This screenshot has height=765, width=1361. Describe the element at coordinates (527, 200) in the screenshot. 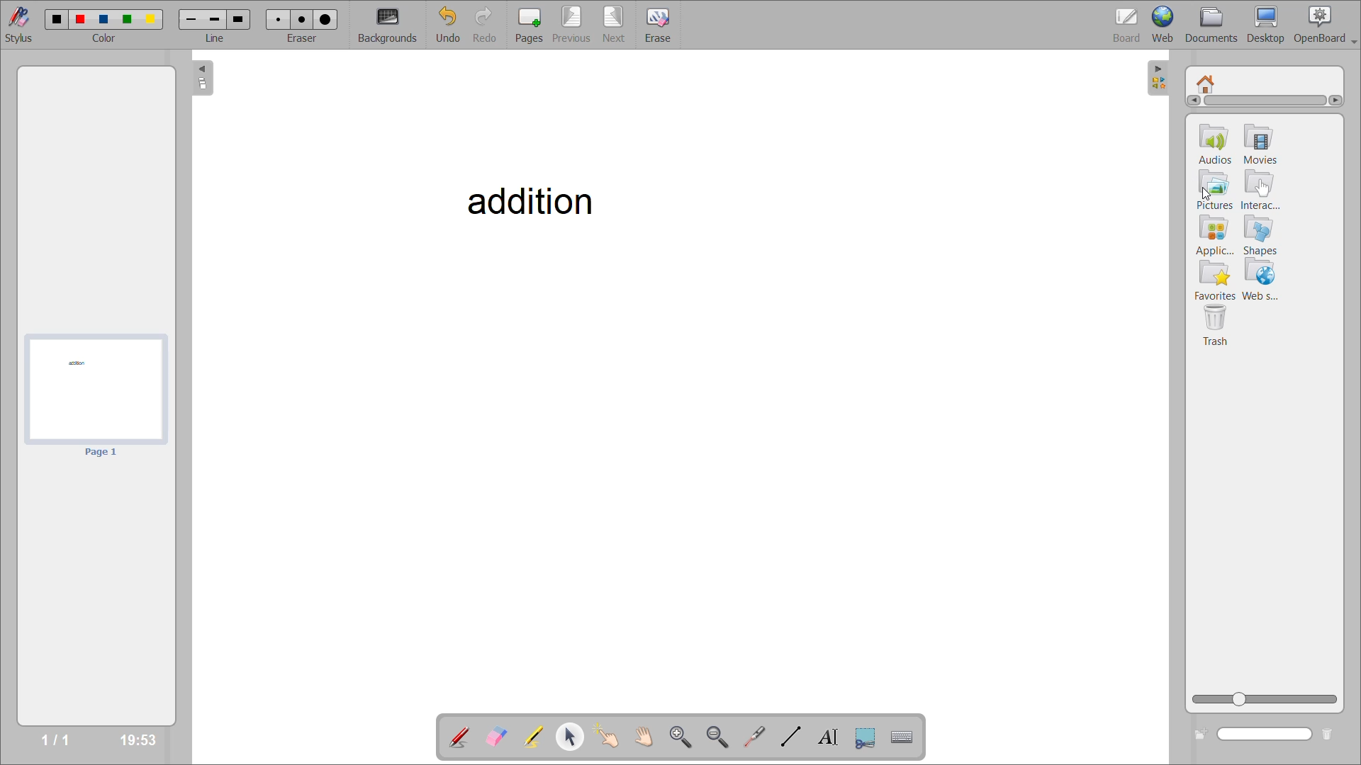

I see `addition - title` at that location.